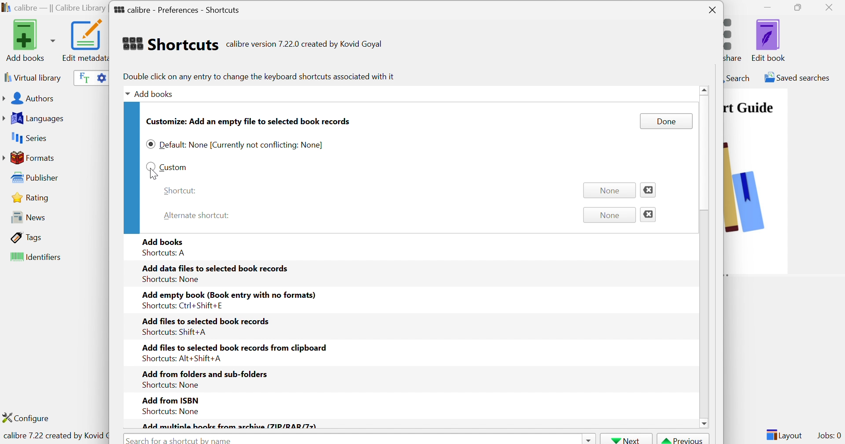 The height and width of the screenshot is (444, 845). Describe the element at coordinates (26, 217) in the screenshot. I see `News` at that location.